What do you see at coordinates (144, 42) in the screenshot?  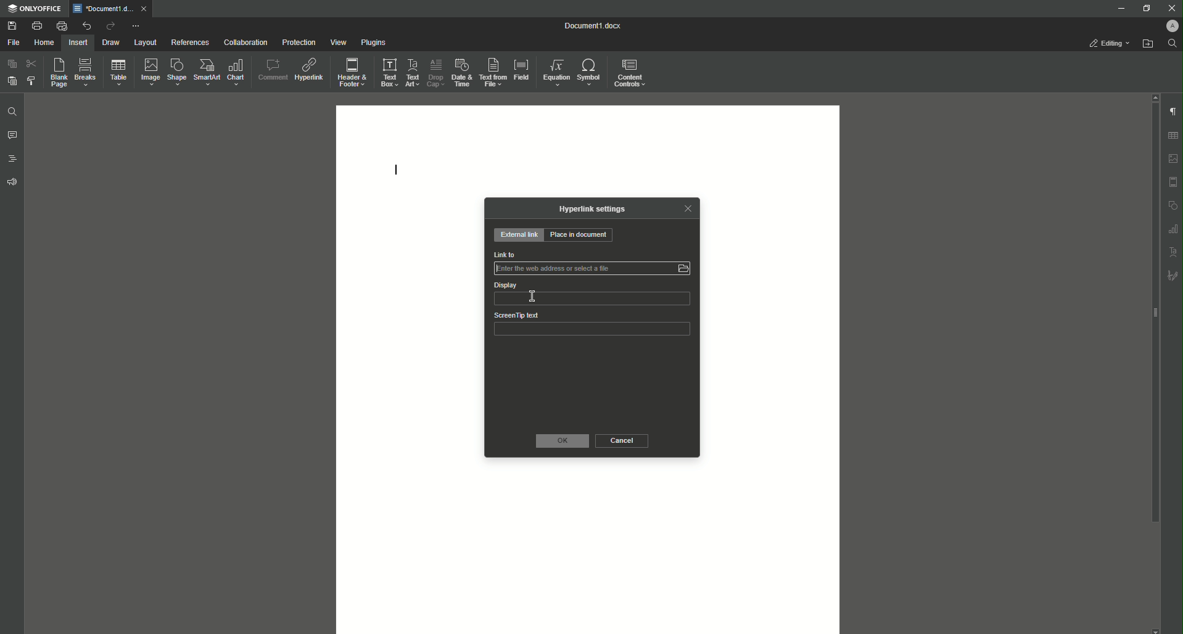 I see `Layout` at bounding box center [144, 42].